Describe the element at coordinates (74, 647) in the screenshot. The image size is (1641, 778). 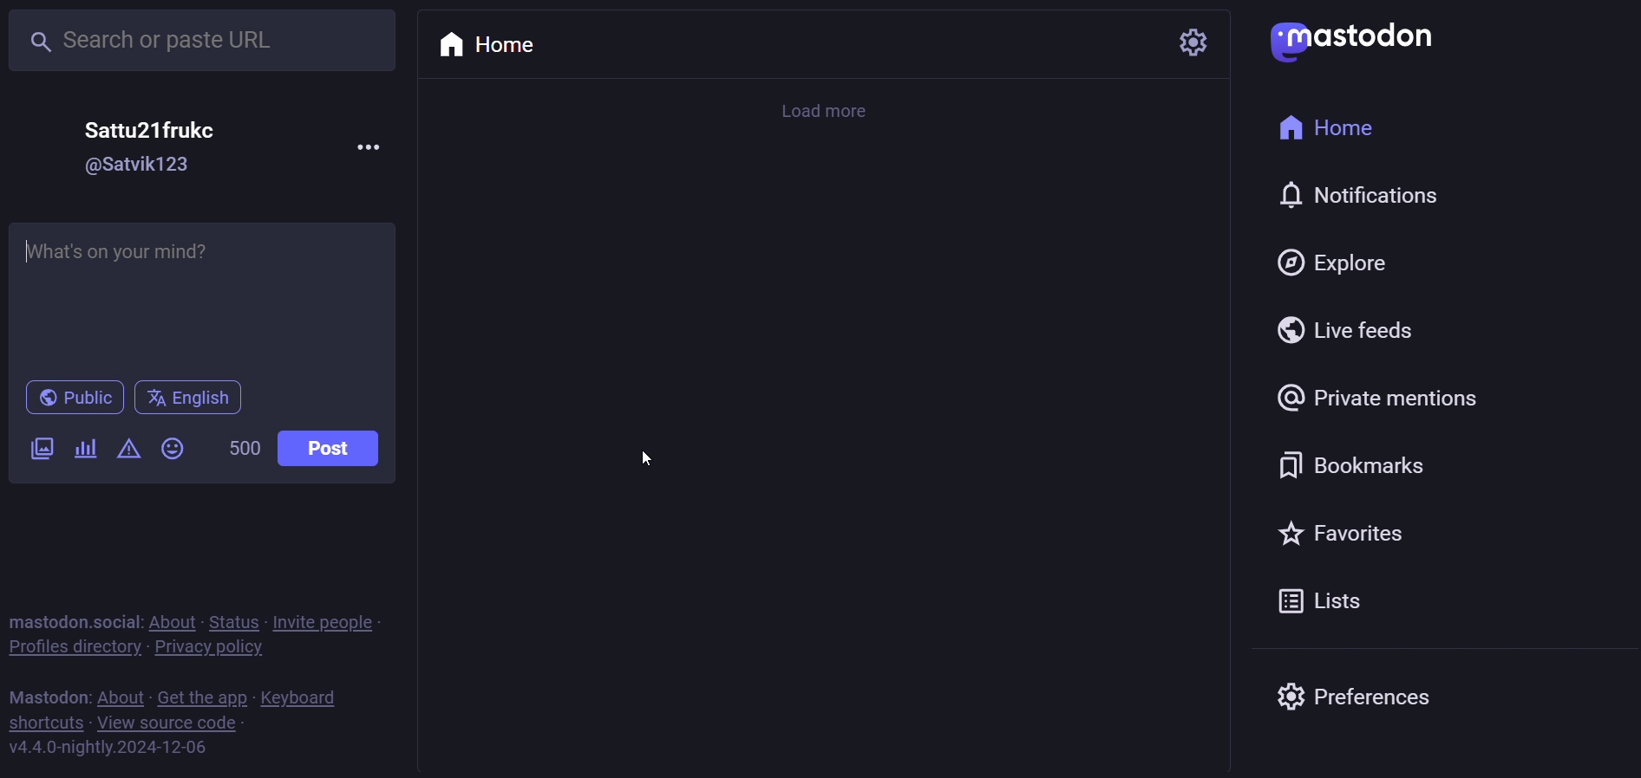
I see `profiles` at that location.